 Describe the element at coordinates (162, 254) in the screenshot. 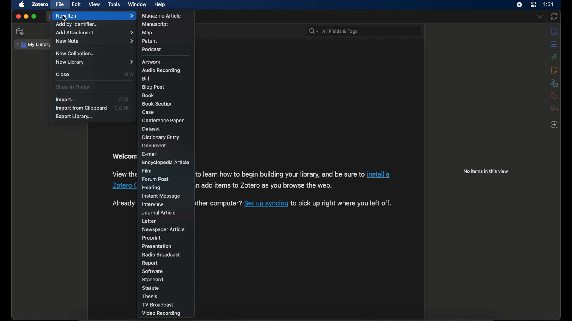

I see `radio broadcast` at that location.